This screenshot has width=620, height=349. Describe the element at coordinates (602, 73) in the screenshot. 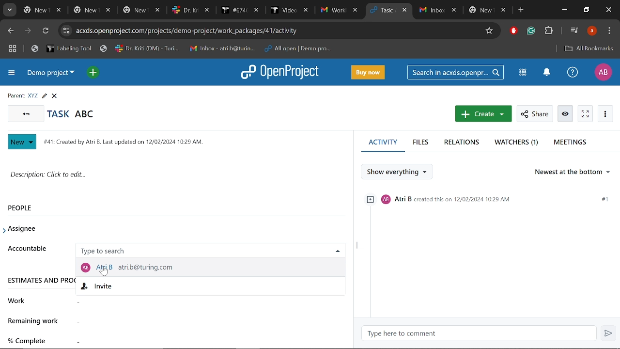

I see `Profile` at that location.